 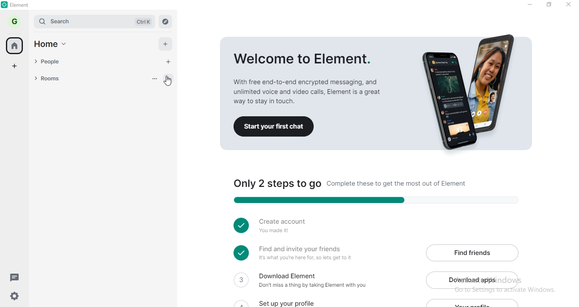 I want to click on start chat, so click(x=170, y=62).